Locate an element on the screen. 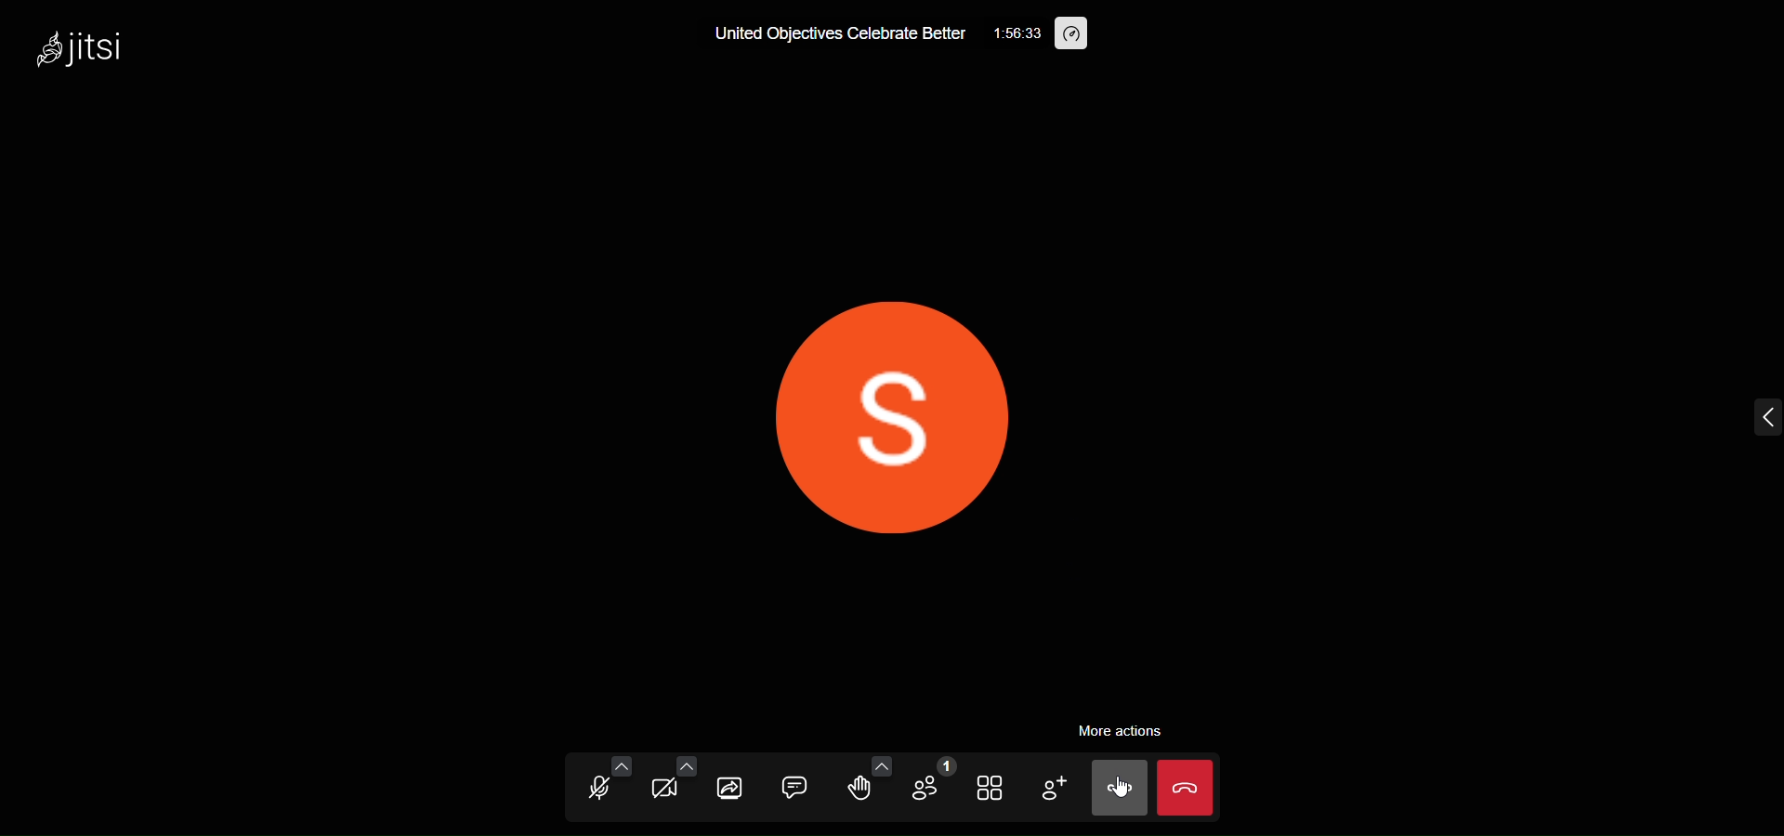 This screenshot has height=836, width=1784. 1:66:33 is located at coordinates (1009, 33).